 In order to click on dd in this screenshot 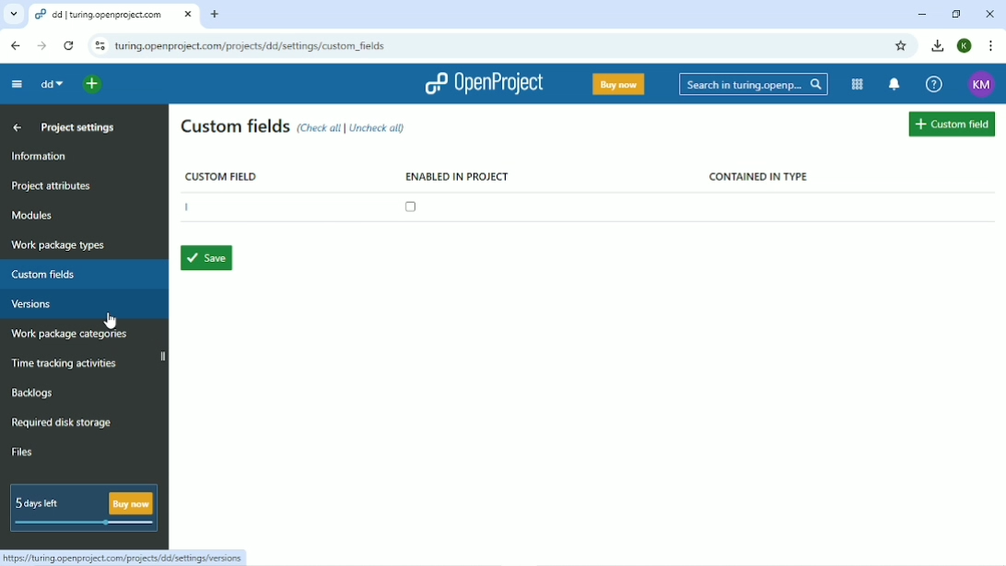, I will do `click(53, 83)`.